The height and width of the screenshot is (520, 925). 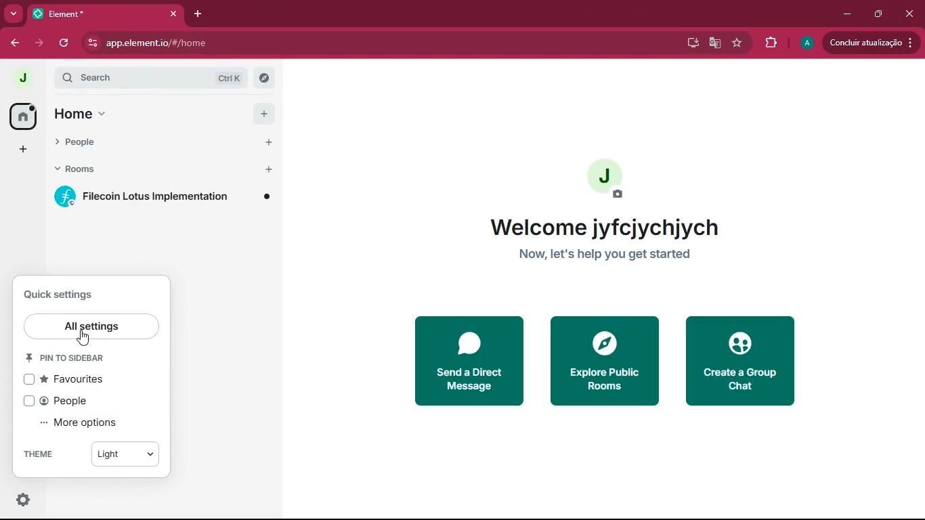 I want to click on quick settings, so click(x=64, y=296).